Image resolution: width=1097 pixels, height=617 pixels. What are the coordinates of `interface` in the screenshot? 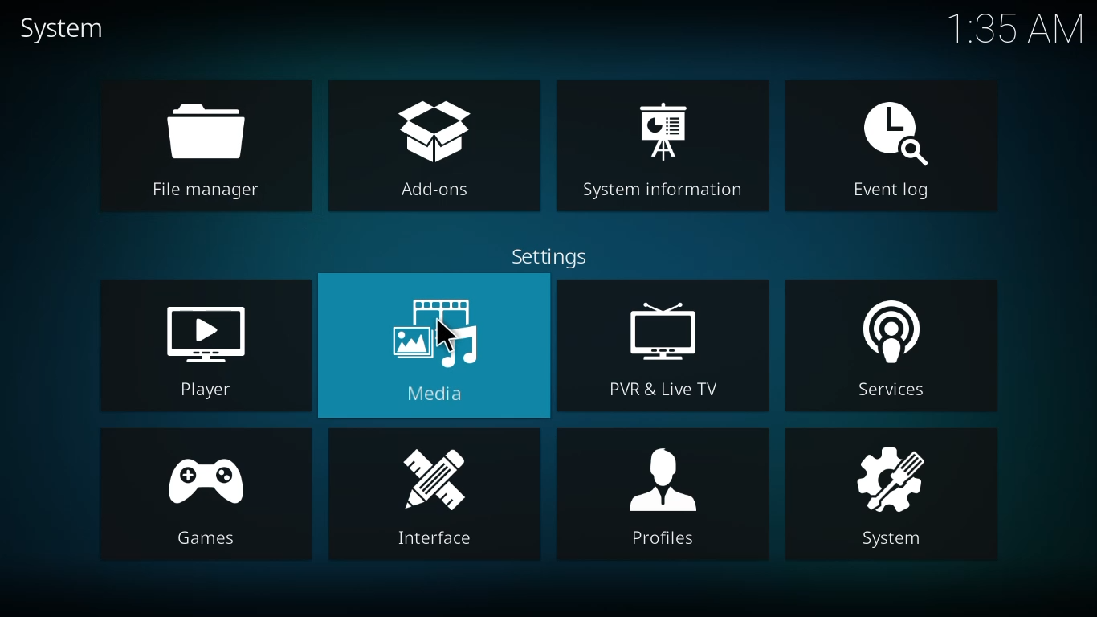 It's located at (426, 497).